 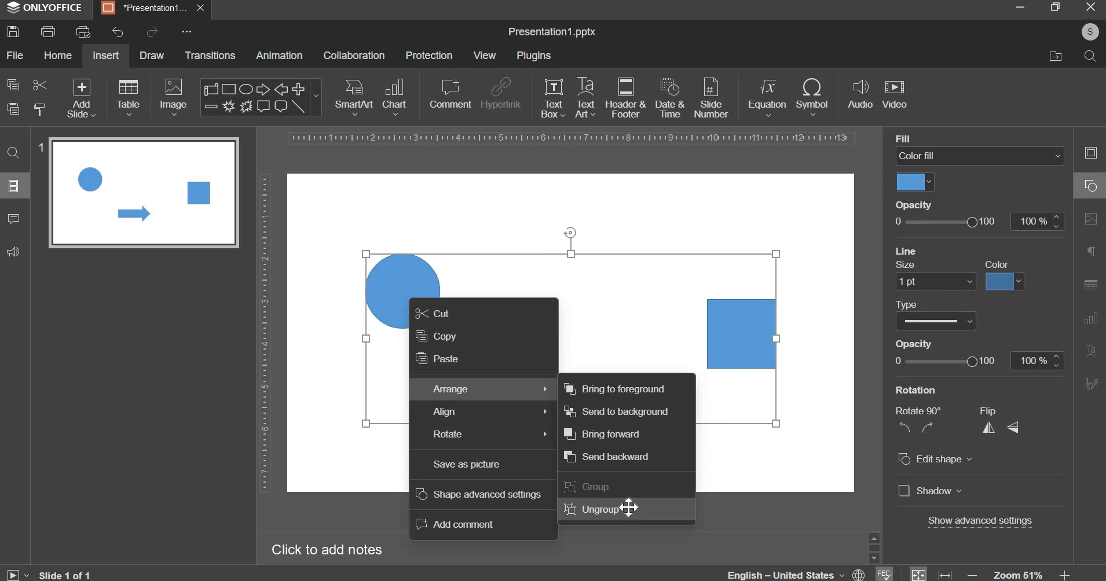 What do you see at coordinates (19, 573) in the screenshot?
I see `slide show` at bounding box center [19, 573].